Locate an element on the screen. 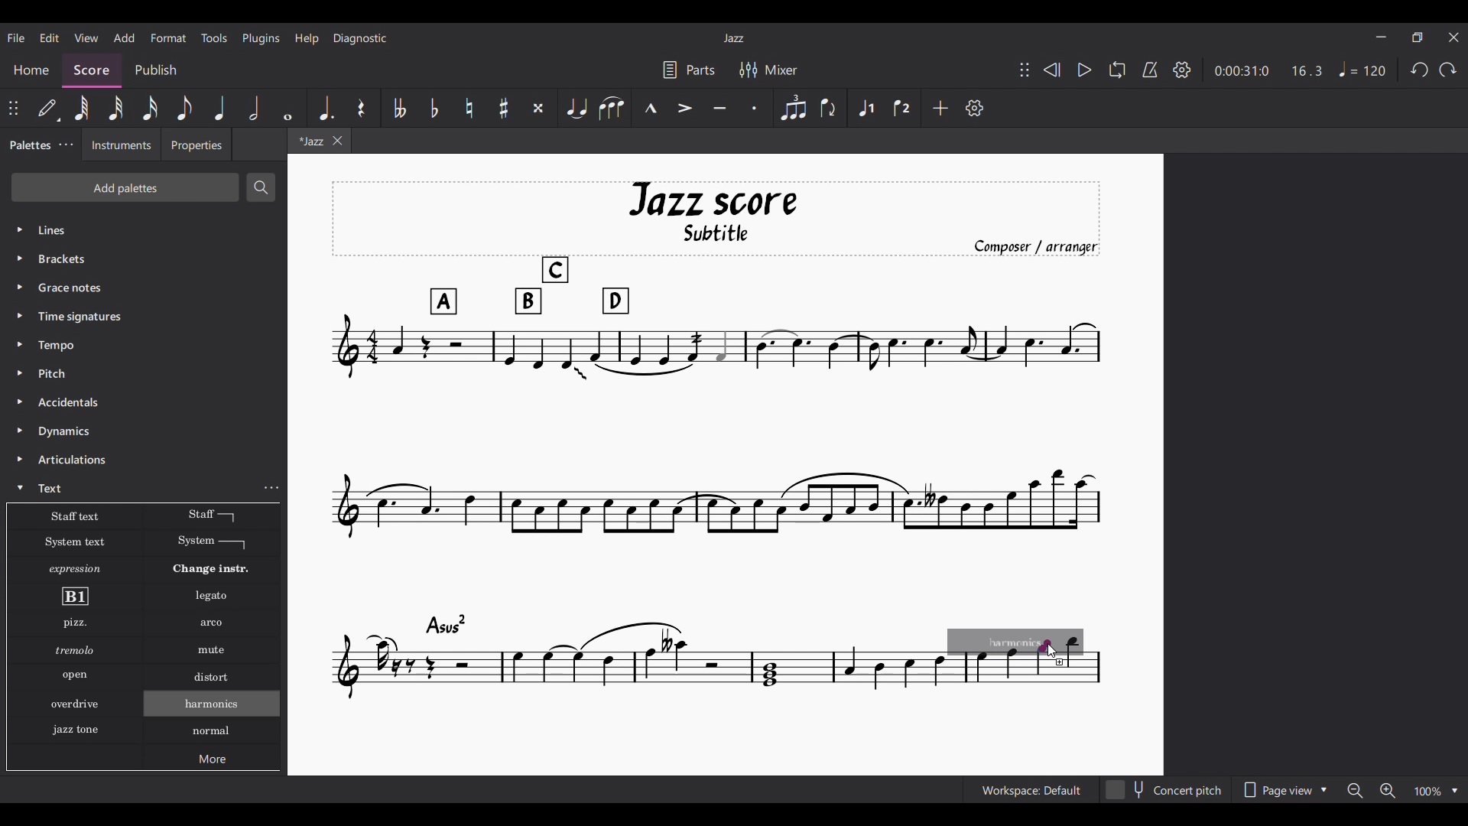 This screenshot has height=826, width=1468. B1 is located at coordinates (74, 597).